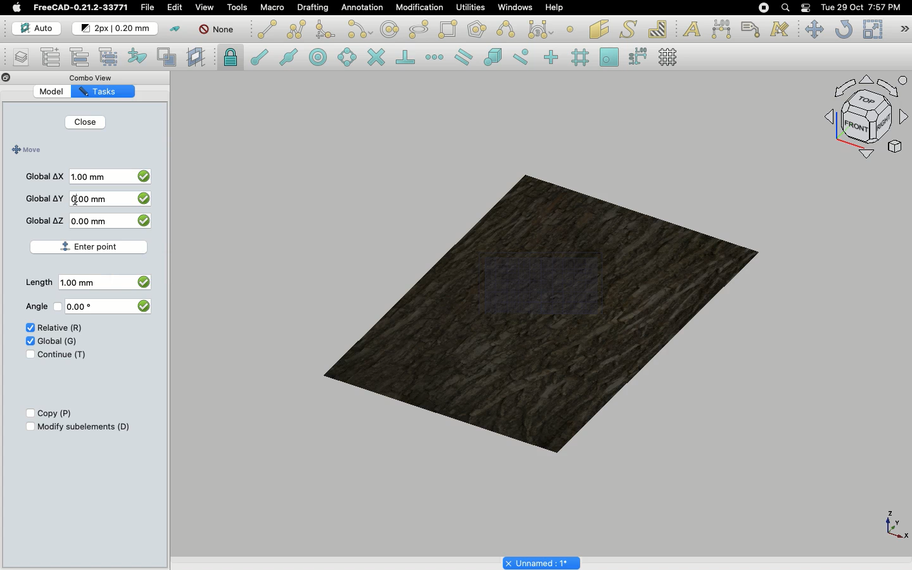 This screenshot has height=570, width=912. Describe the element at coordinates (324, 31) in the screenshot. I see `Fillet` at that location.